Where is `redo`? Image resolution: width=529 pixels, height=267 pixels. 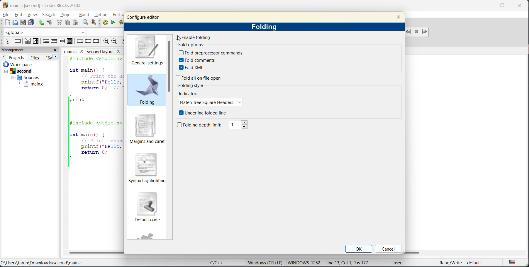 redo is located at coordinates (50, 23).